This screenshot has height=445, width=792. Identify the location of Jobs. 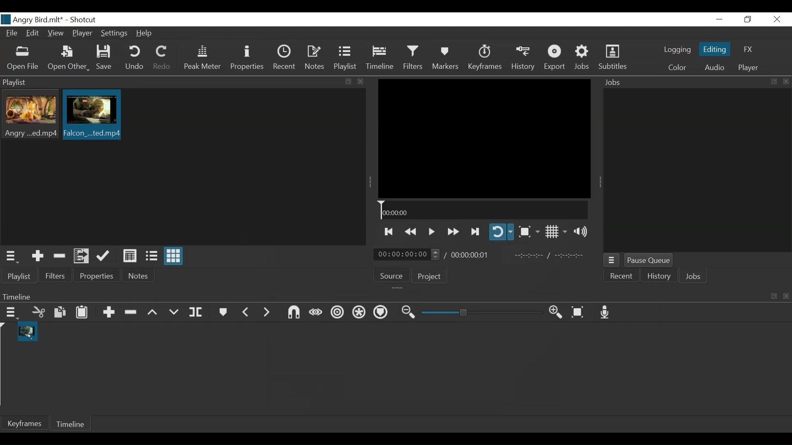
(693, 277).